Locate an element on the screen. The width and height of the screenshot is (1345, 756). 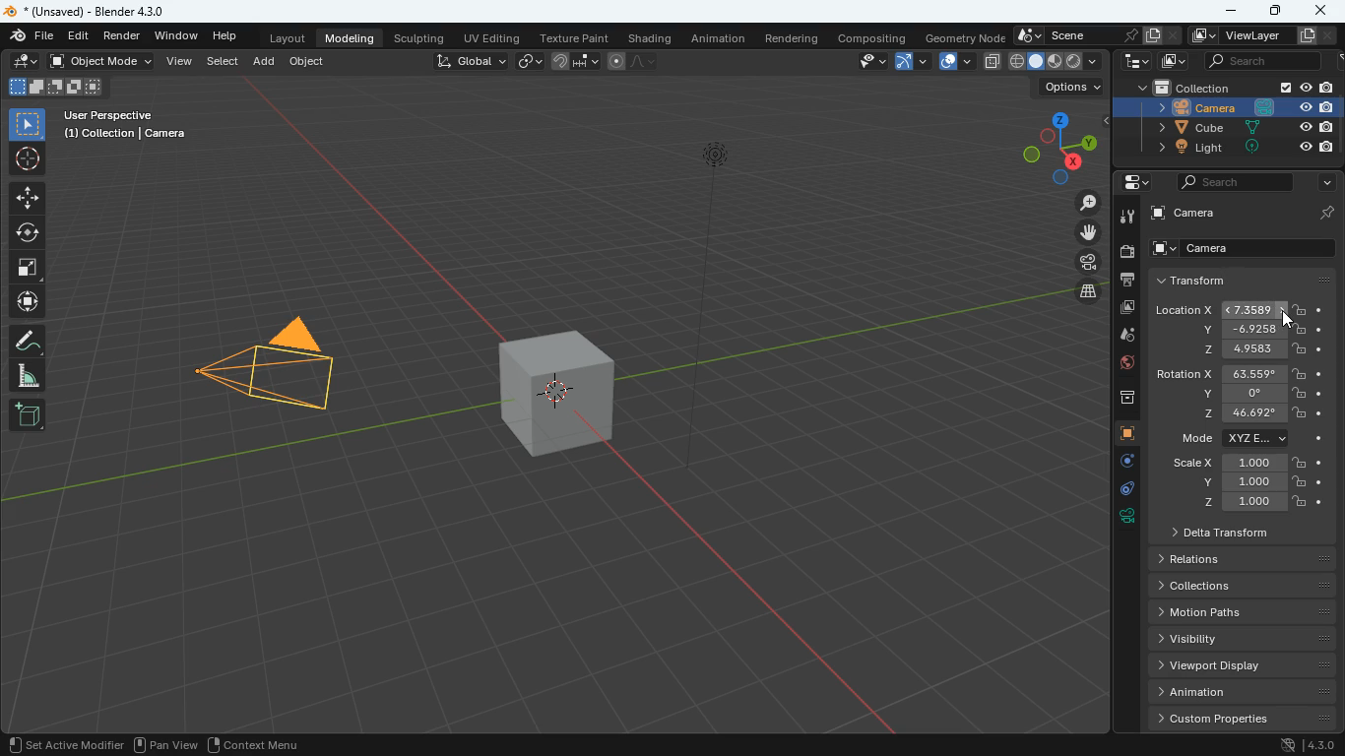
y is located at coordinates (1248, 395).